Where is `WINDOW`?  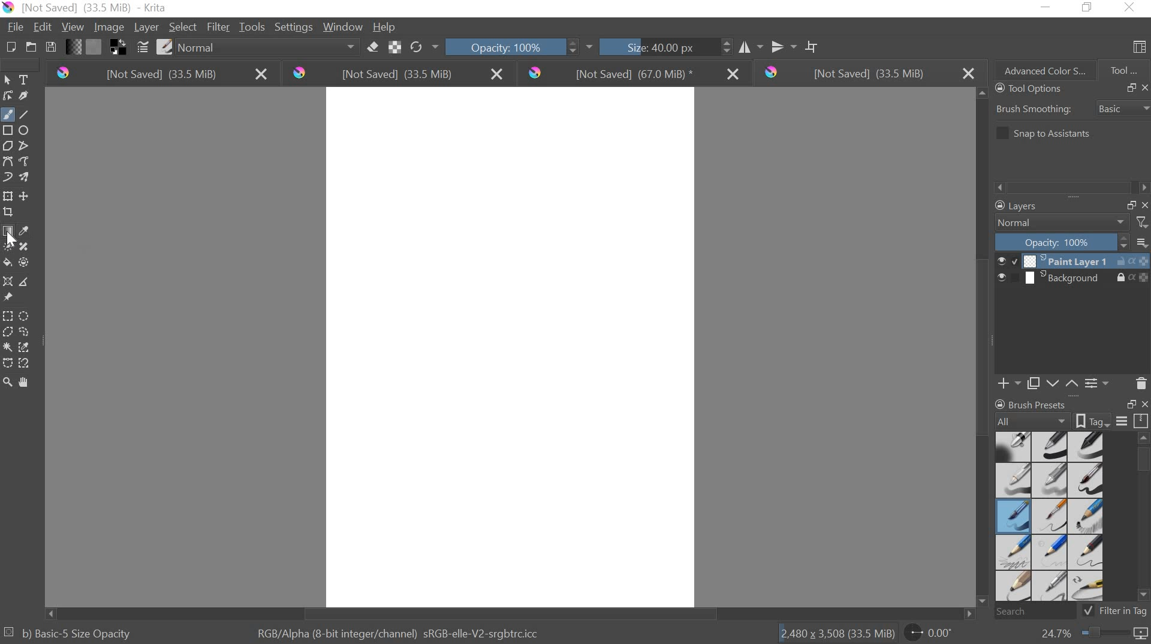 WINDOW is located at coordinates (342, 28).